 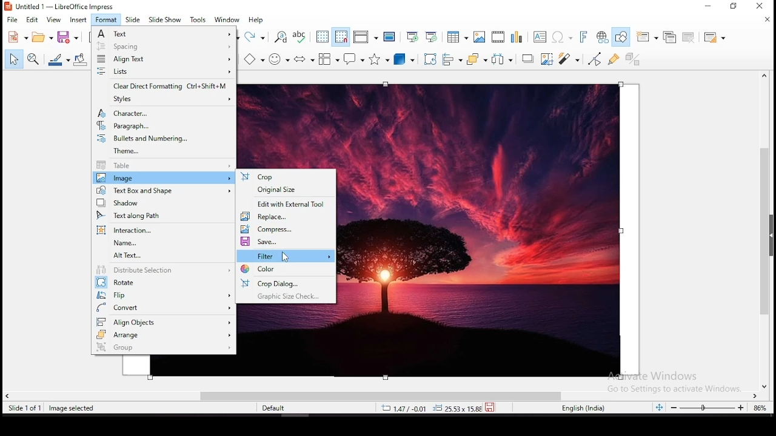 I want to click on arrange, so click(x=476, y=59).